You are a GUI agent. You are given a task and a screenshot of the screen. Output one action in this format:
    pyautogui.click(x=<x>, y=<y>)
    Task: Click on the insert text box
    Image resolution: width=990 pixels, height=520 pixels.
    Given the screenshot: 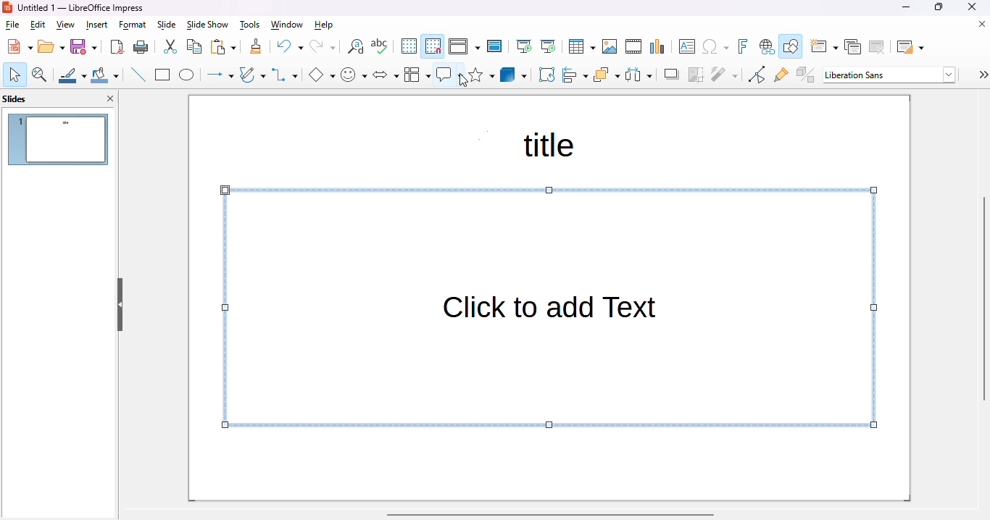 What is the action you would take?
    pyautogui.click(x=686, y=46)
    